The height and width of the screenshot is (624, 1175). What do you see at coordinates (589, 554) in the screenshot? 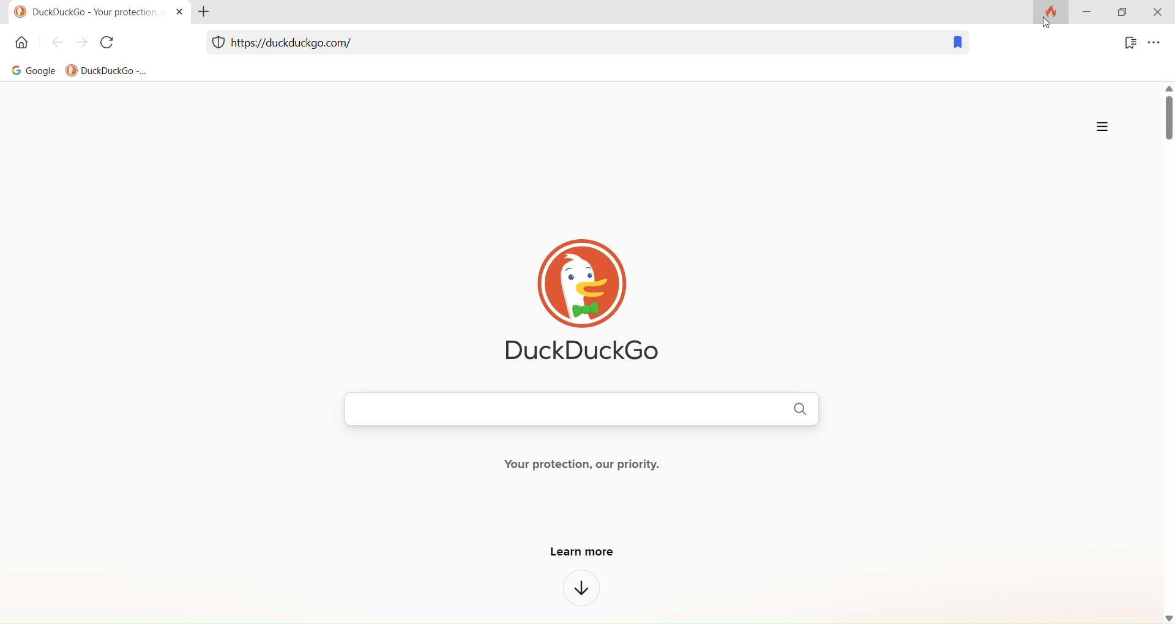
I see `learn more` at bounding box center [589, 554].